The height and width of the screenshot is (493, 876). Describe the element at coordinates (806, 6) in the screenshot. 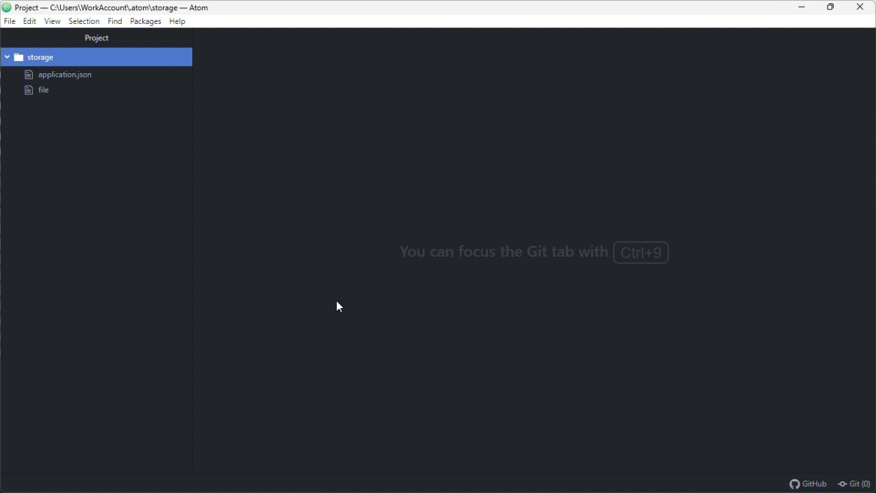

I see `Minimise` at that location.